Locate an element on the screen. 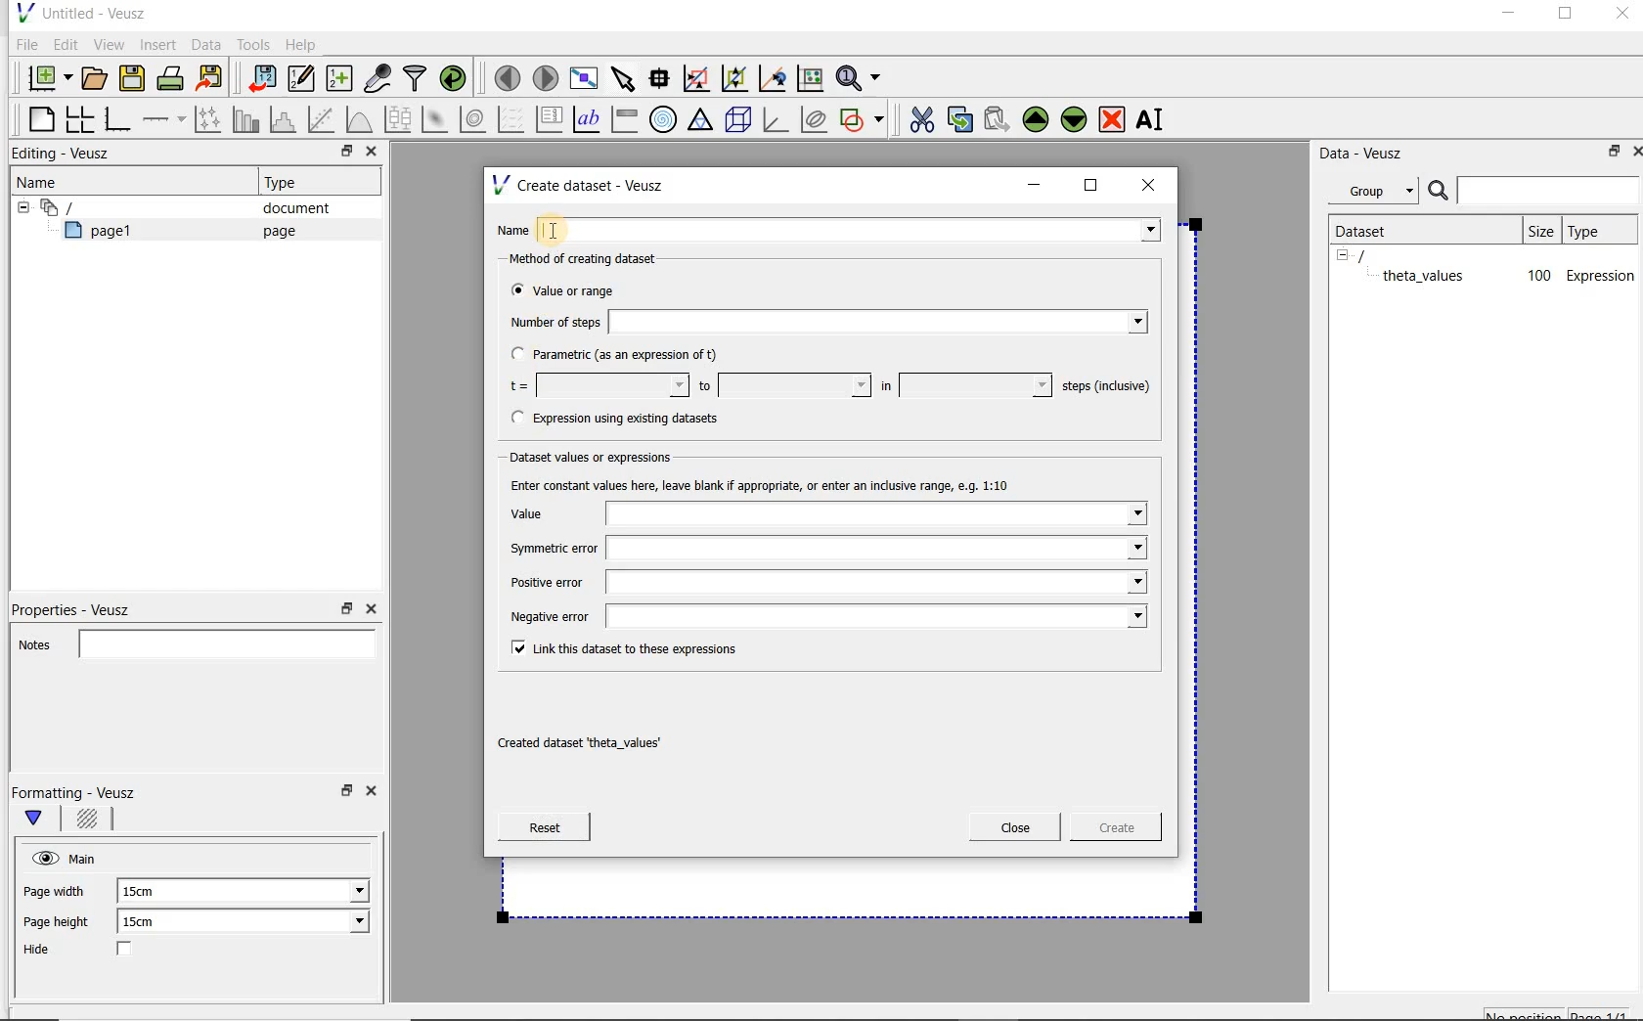 This screenshot has height=1021, width=1643. move to the next page is located at coordinates (546, 78).